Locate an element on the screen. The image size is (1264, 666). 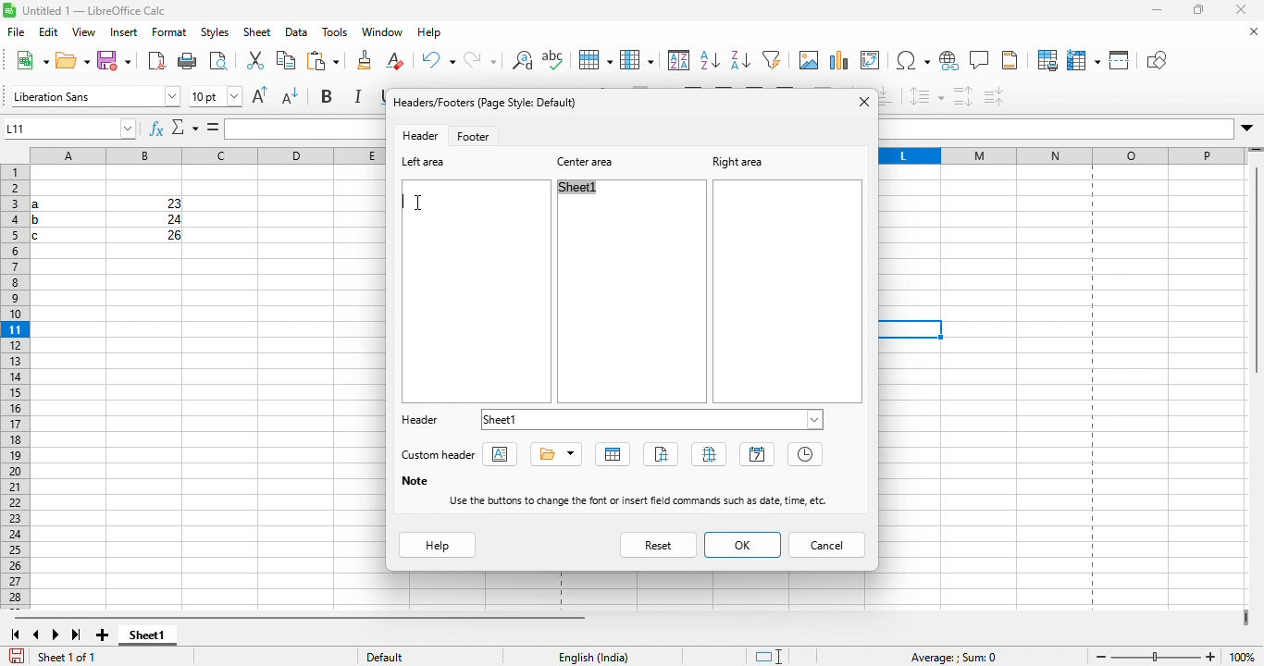
select function is located at coordinates (186, 130).